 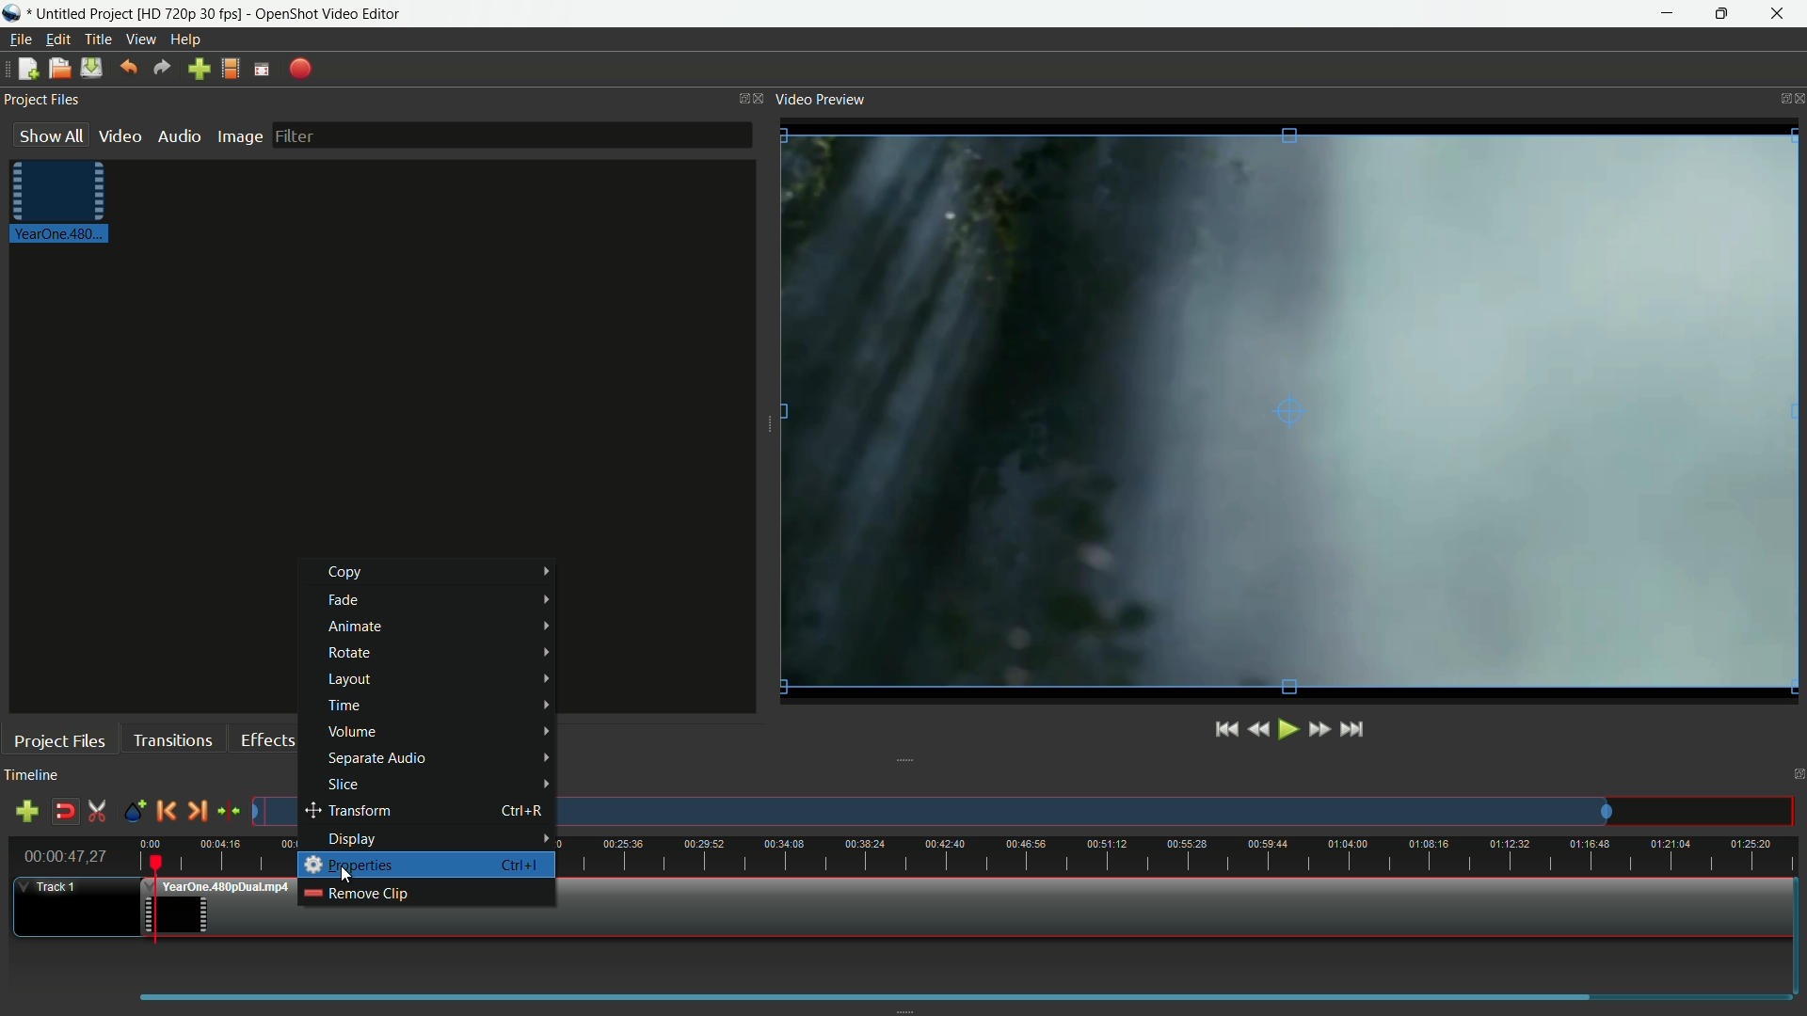 What do you see at coordinates (264, 68) in the screenshot?
I see `full screen` at bounding box center [264, 68].